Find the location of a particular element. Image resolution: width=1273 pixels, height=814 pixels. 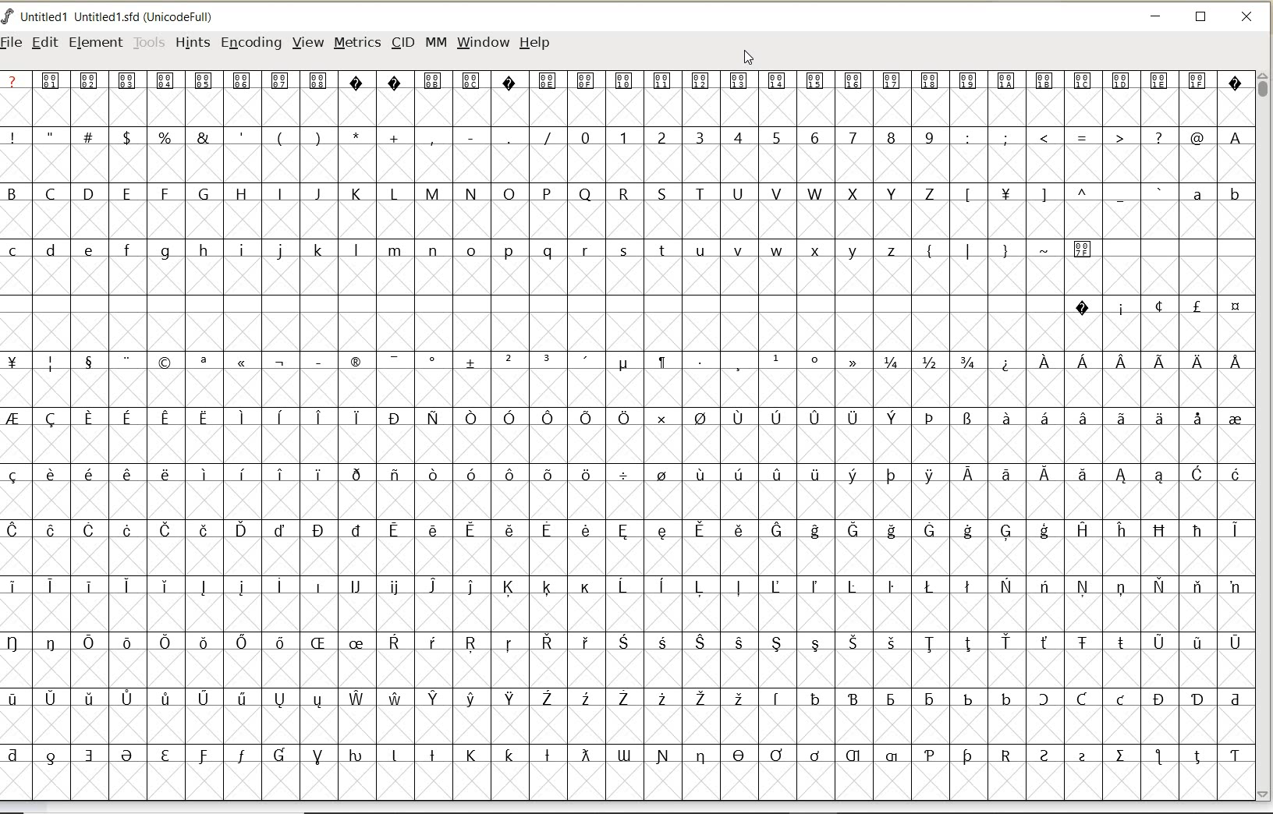

CID is located at coordinates (402, 44).